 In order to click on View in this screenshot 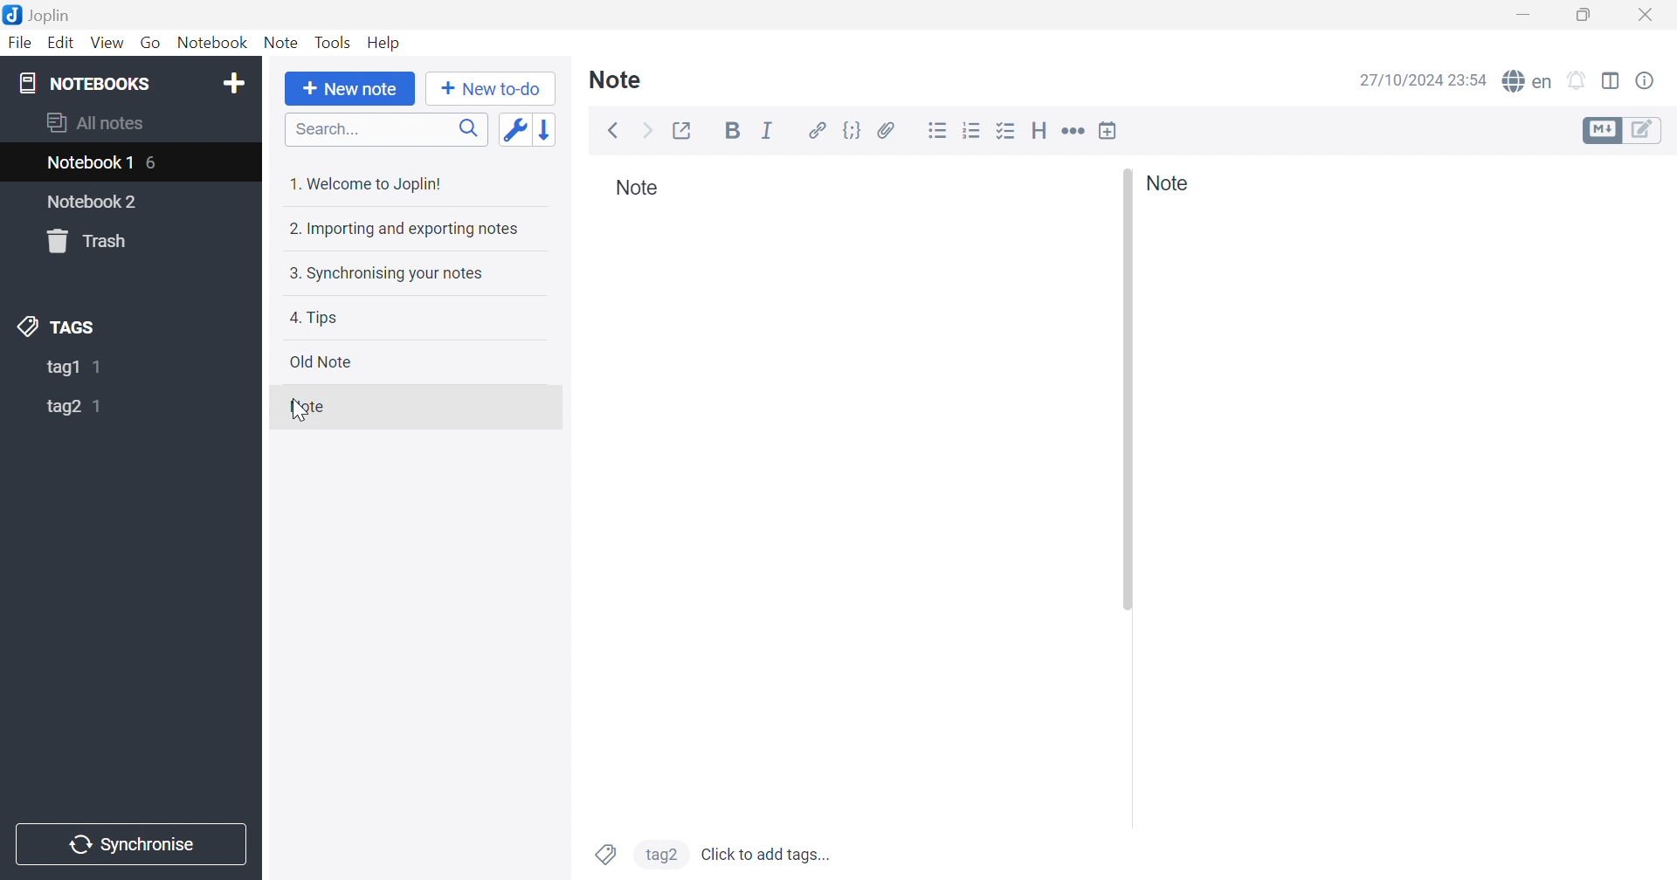, I will do `click(108, 44)`.